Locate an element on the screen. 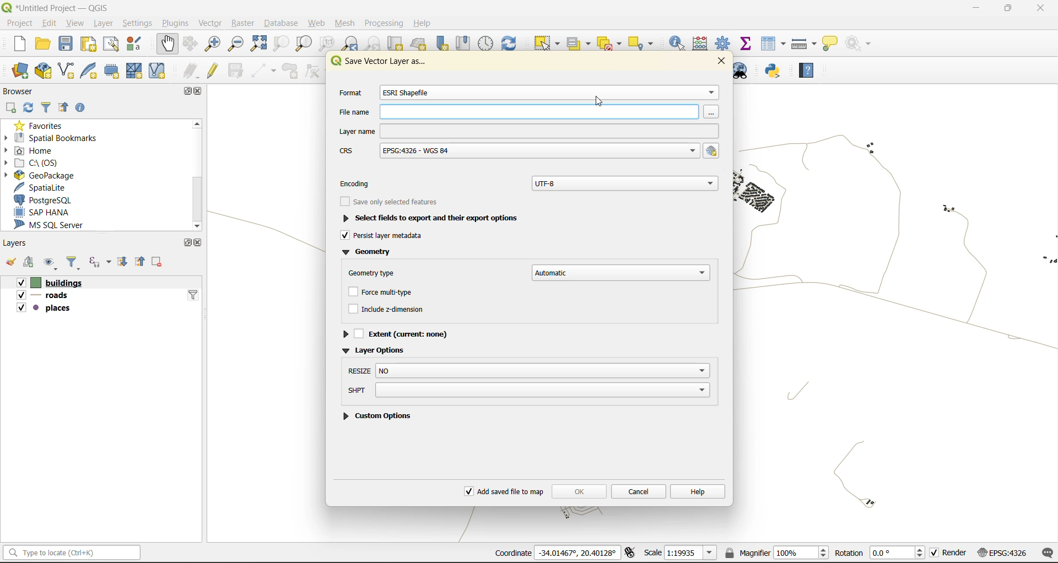 This screenshot has width=1058, height=563. help is located at coordinates (422, 22).